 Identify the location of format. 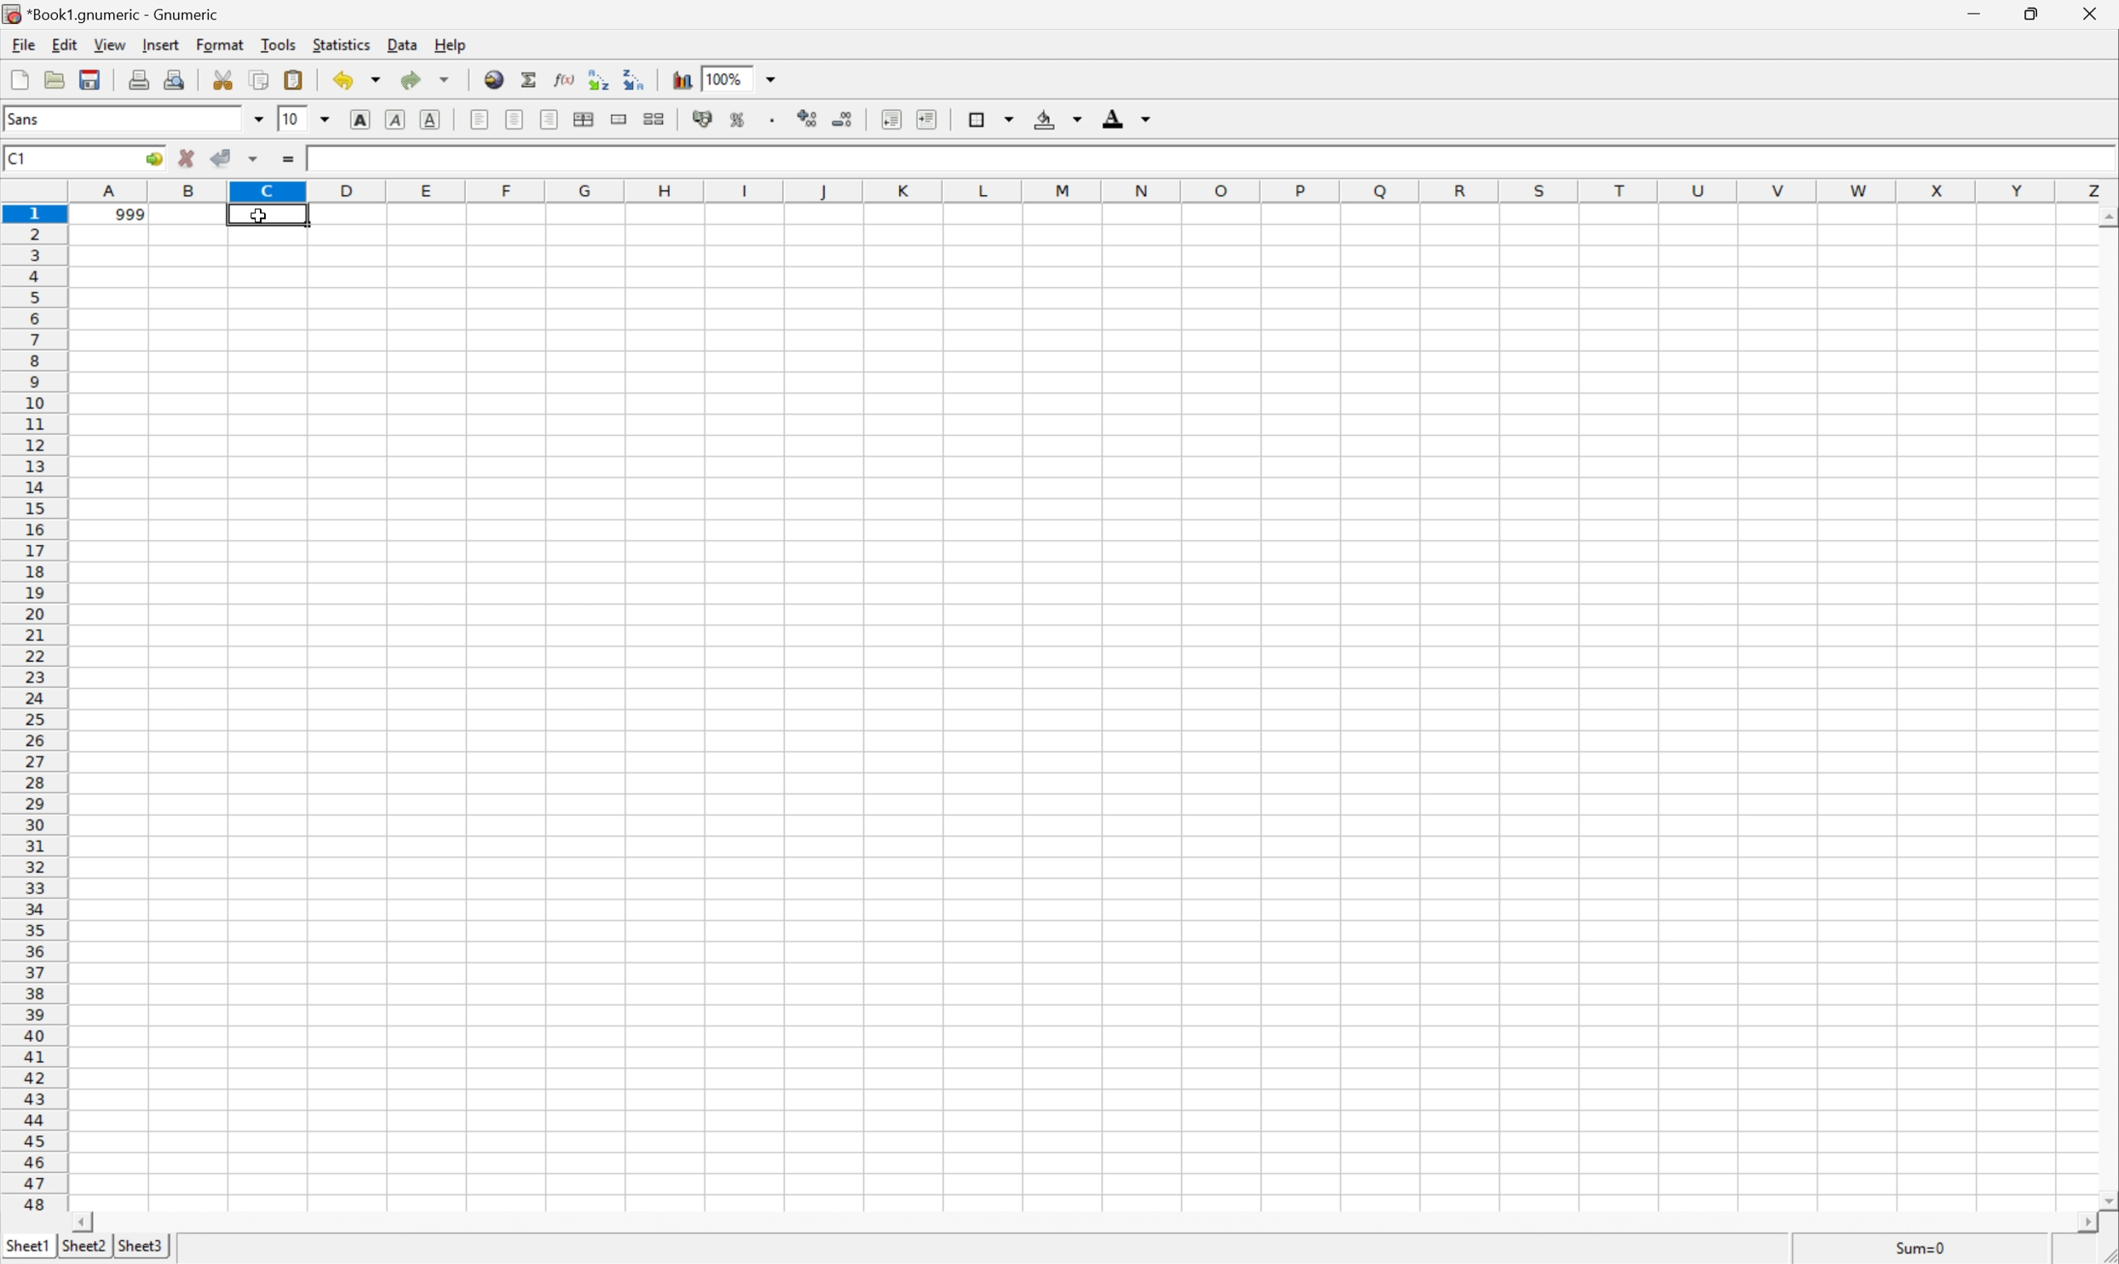
(222, 44).